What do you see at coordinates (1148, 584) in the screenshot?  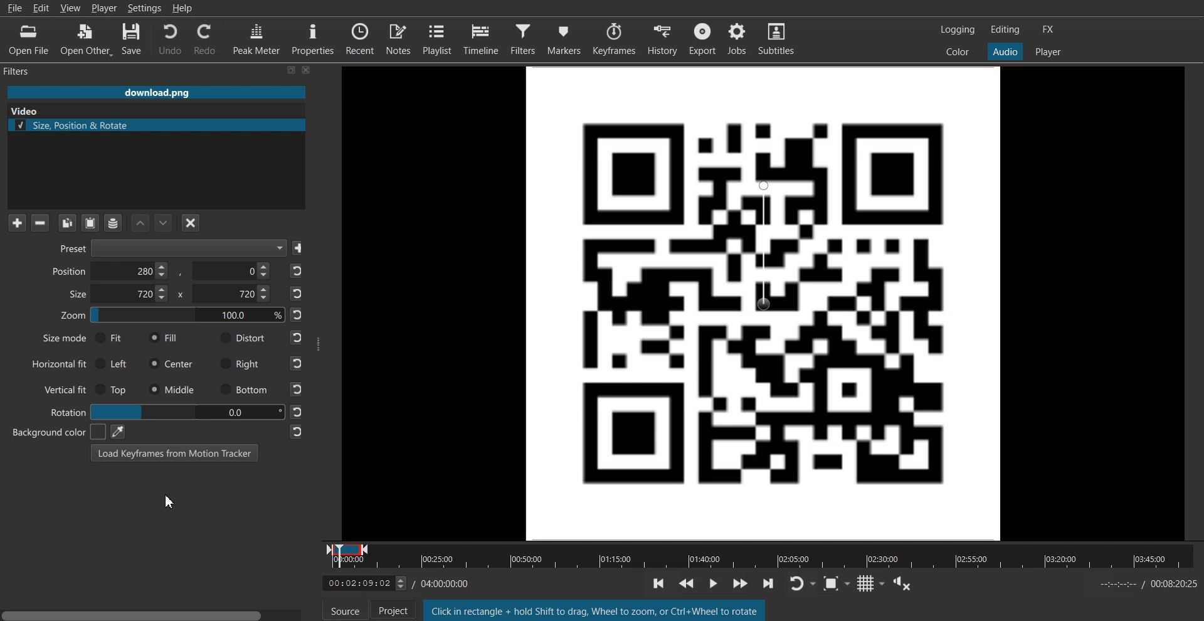 I see `Time Sheet` at bounding box center [1148, 584].